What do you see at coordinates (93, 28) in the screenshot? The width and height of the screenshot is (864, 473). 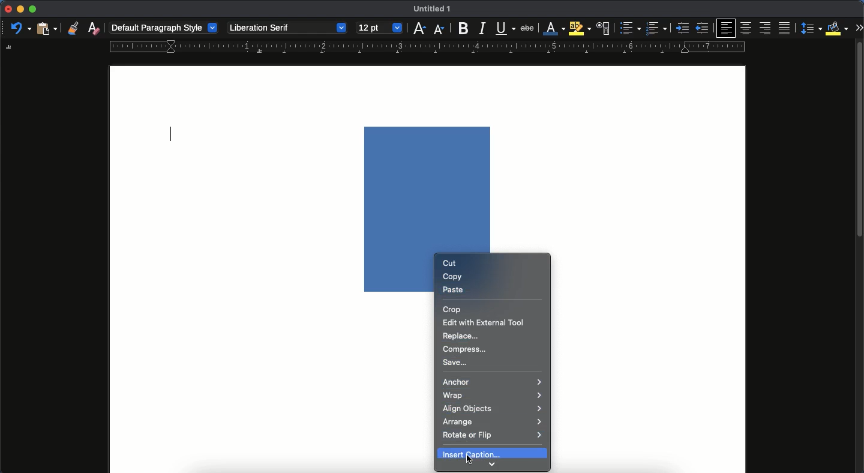 I see `clear formatting` at bounding box center [93, 28].